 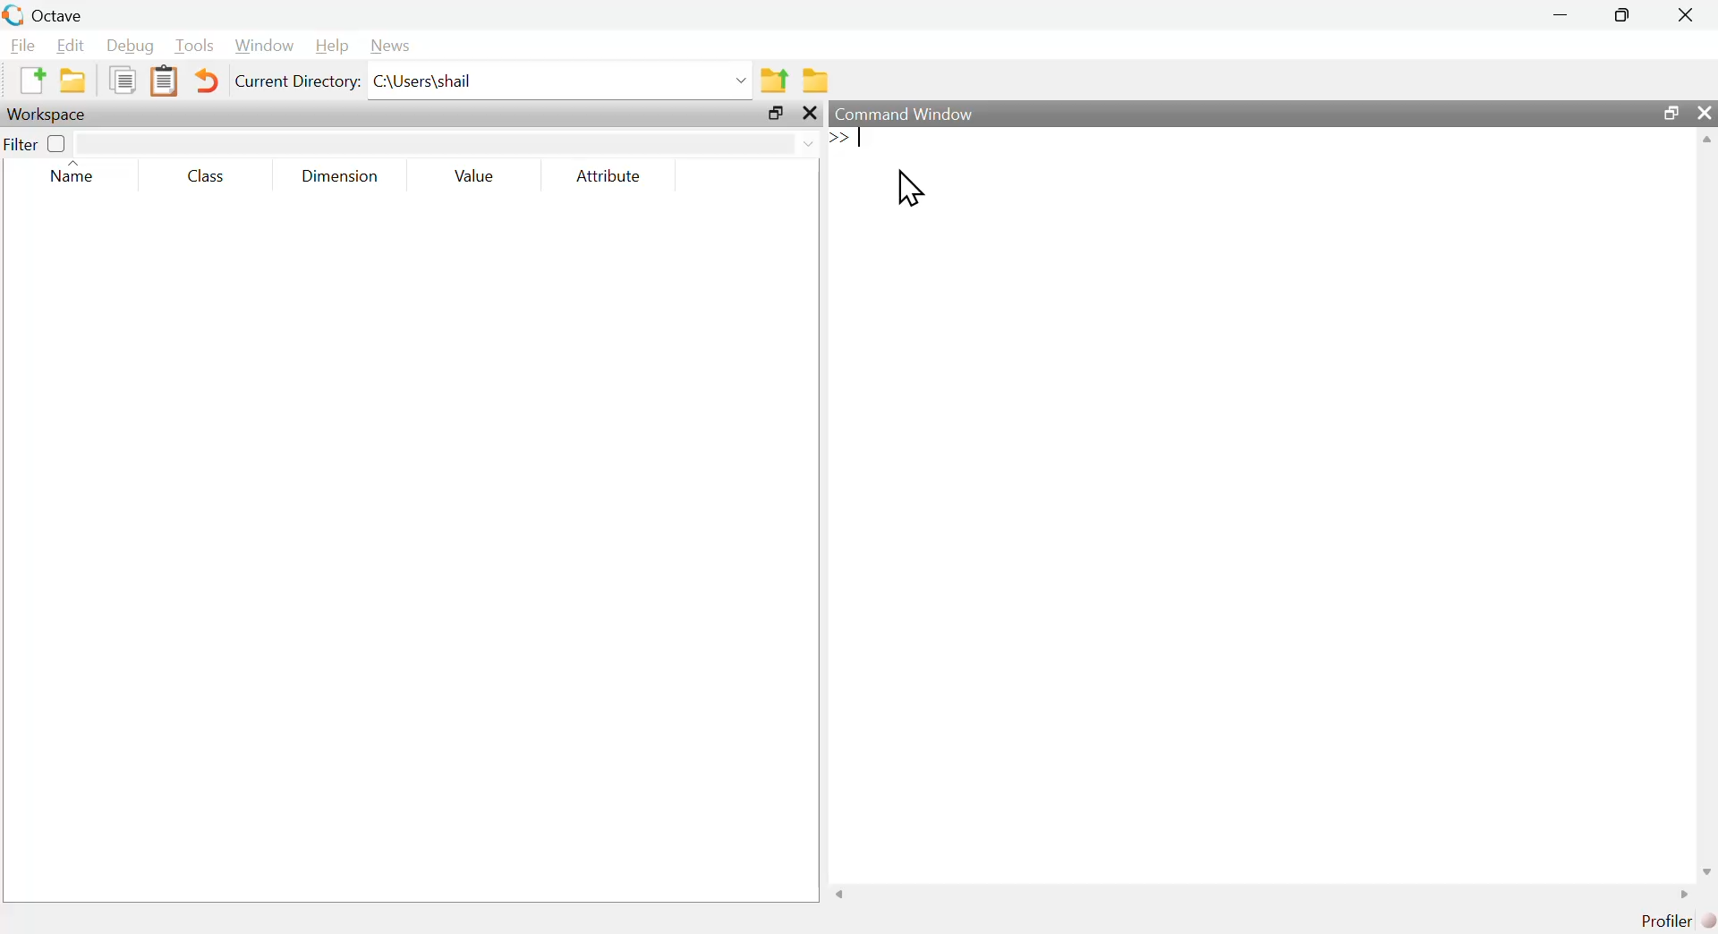 What do you see at coordinates (812, 114) in the screenshot?
I see `close` at bounding box center [812, 114].